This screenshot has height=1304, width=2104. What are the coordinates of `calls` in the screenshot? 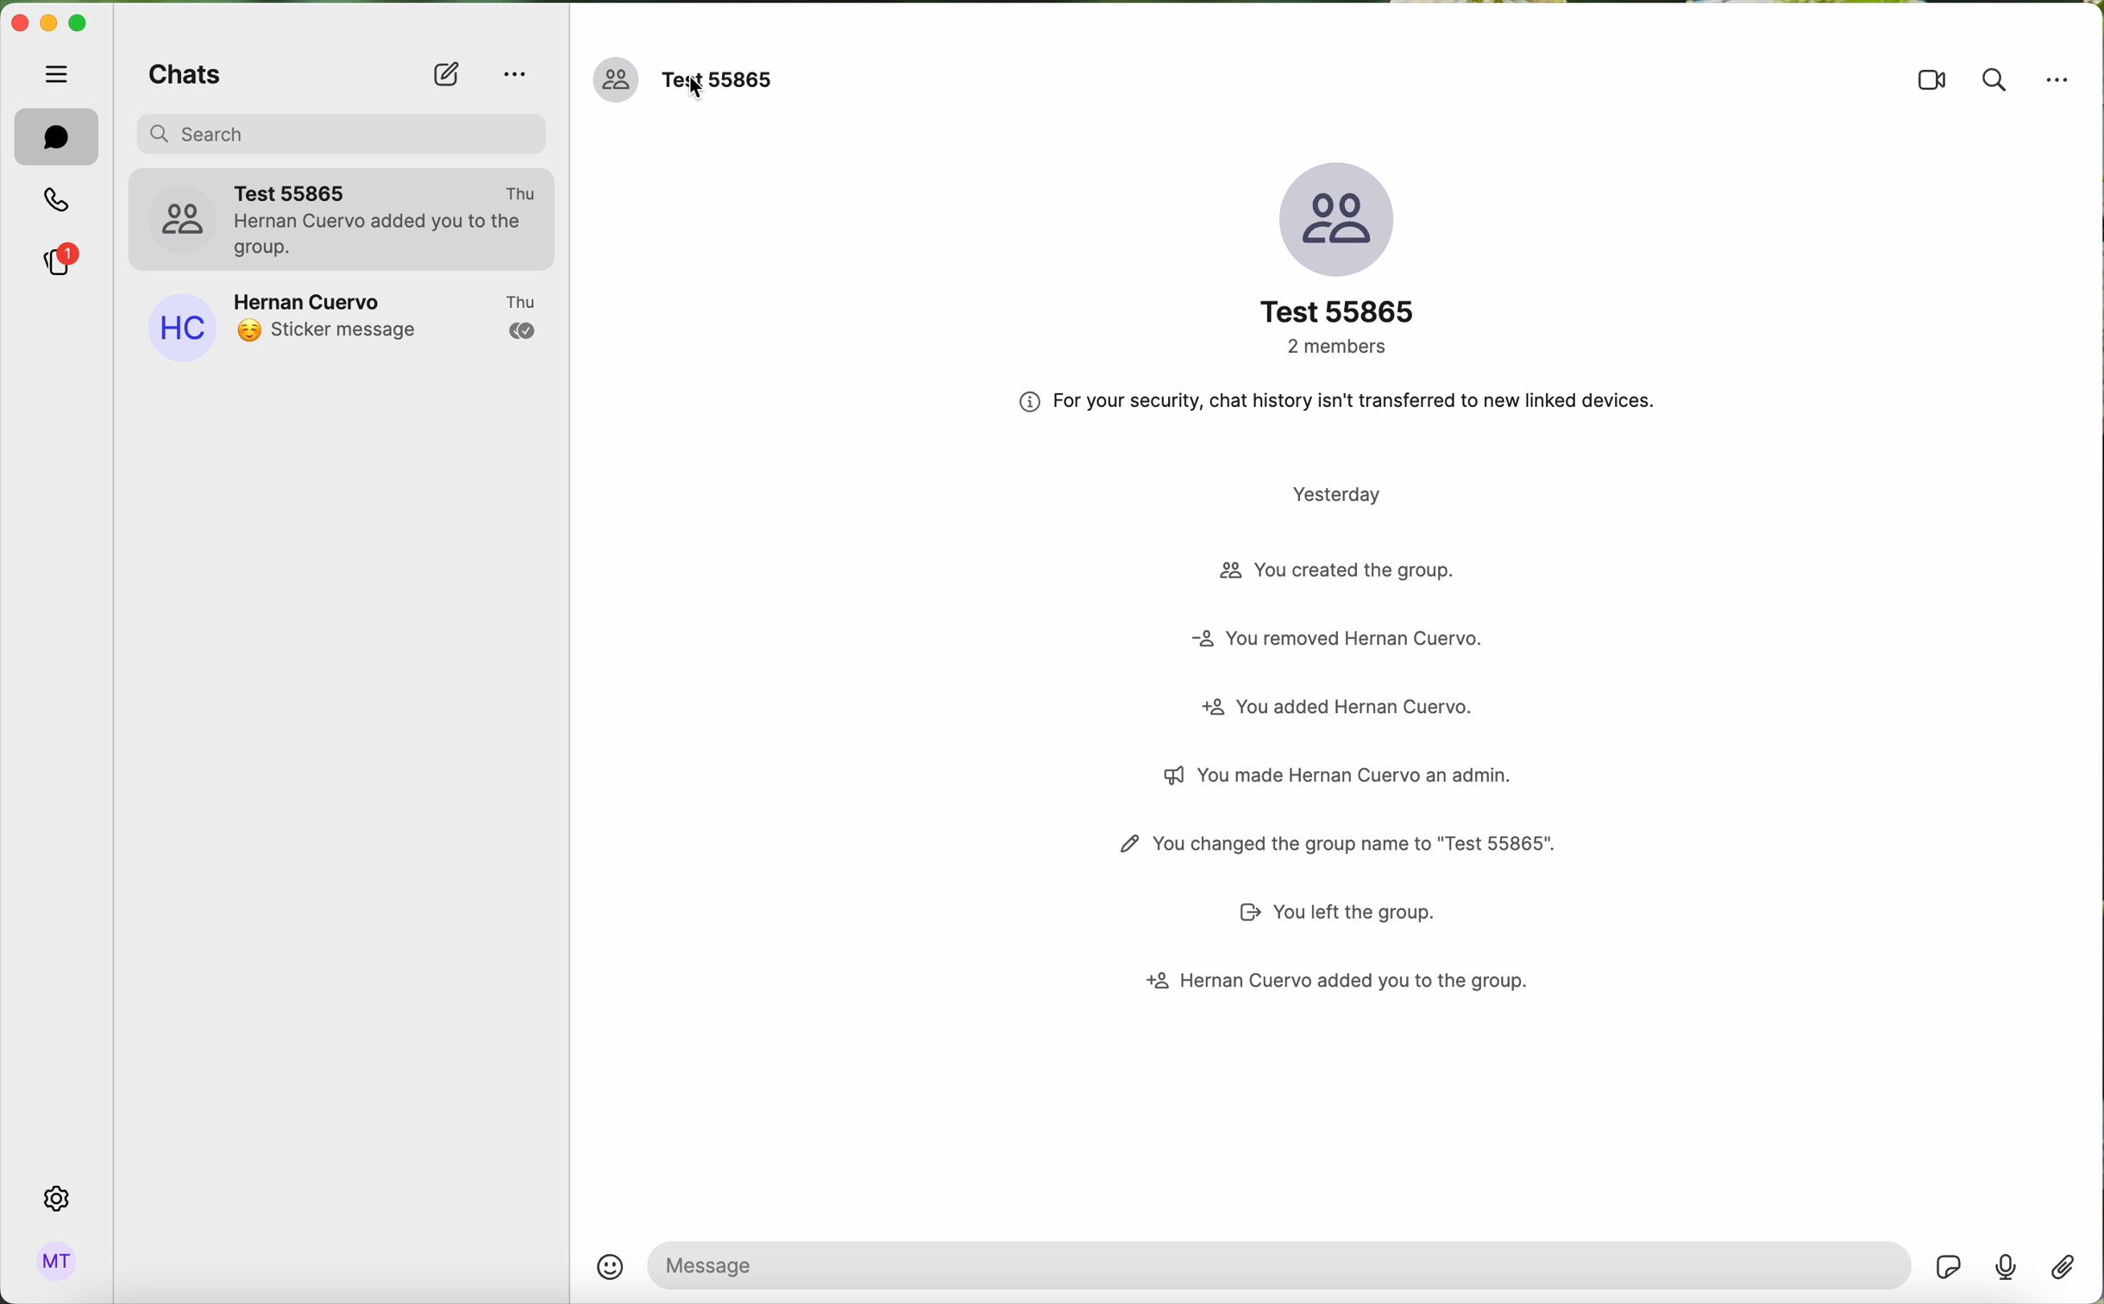 It's located at (59, 199).